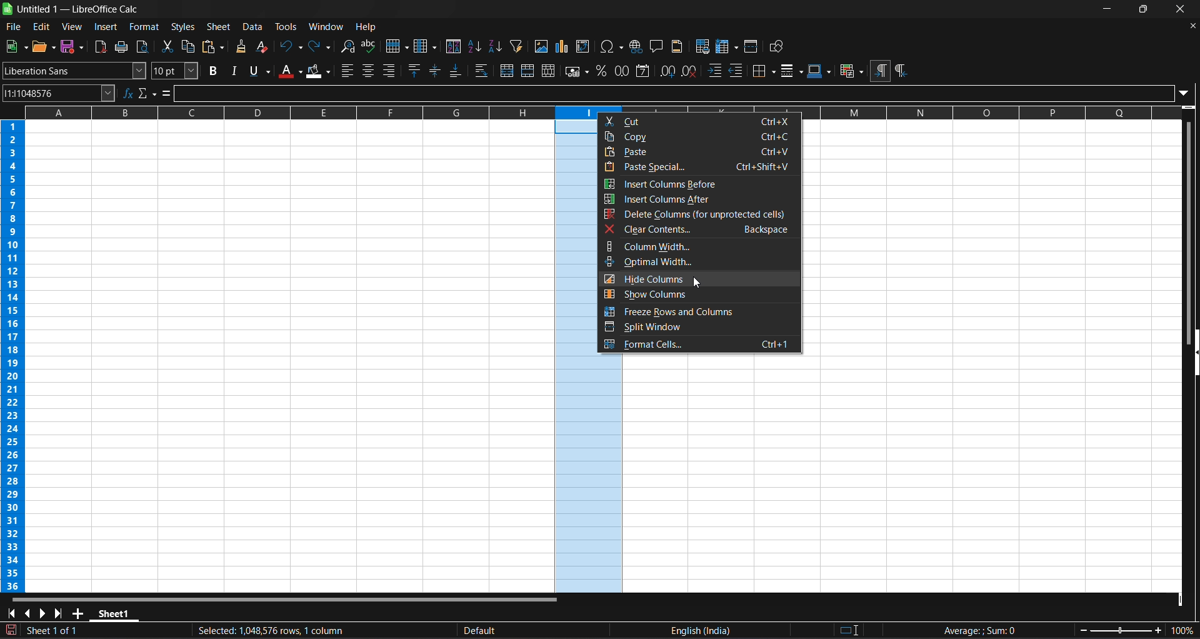 The height and width of the screenshot is (639, 1200). Describe the element at coordinates (371, 46) in the screenshot. I see `spelling` at that location.